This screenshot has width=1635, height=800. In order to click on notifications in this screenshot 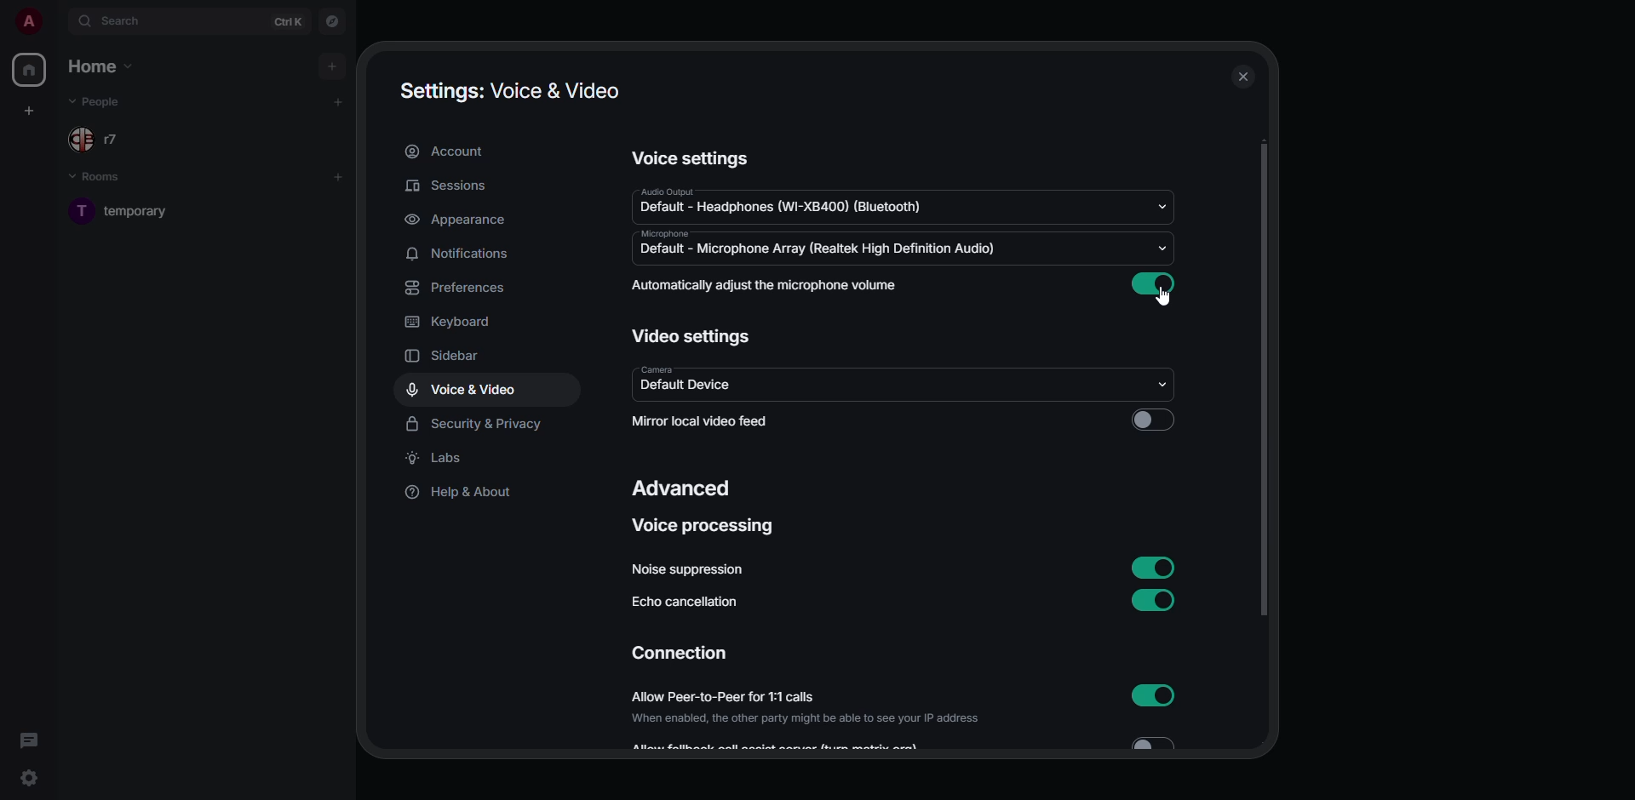, I will do `click(458, 254)`.